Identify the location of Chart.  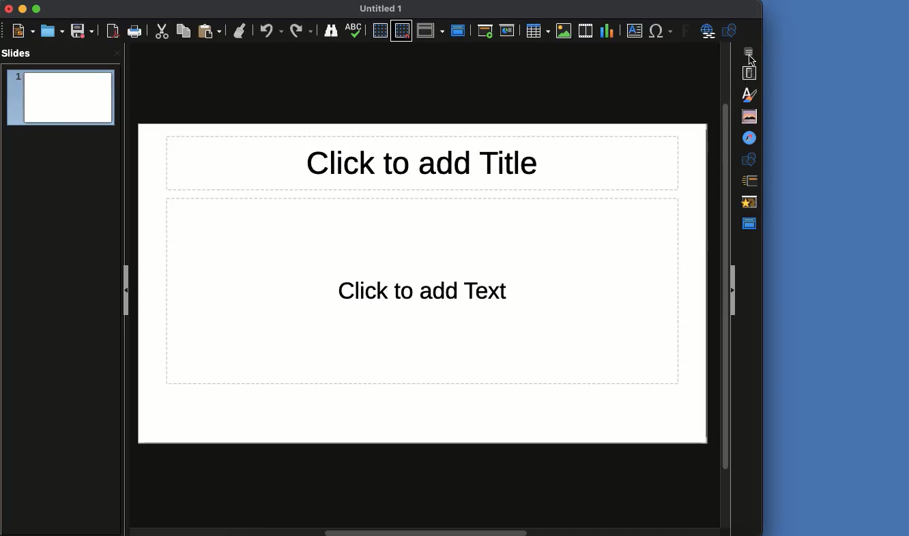
(607, 30).